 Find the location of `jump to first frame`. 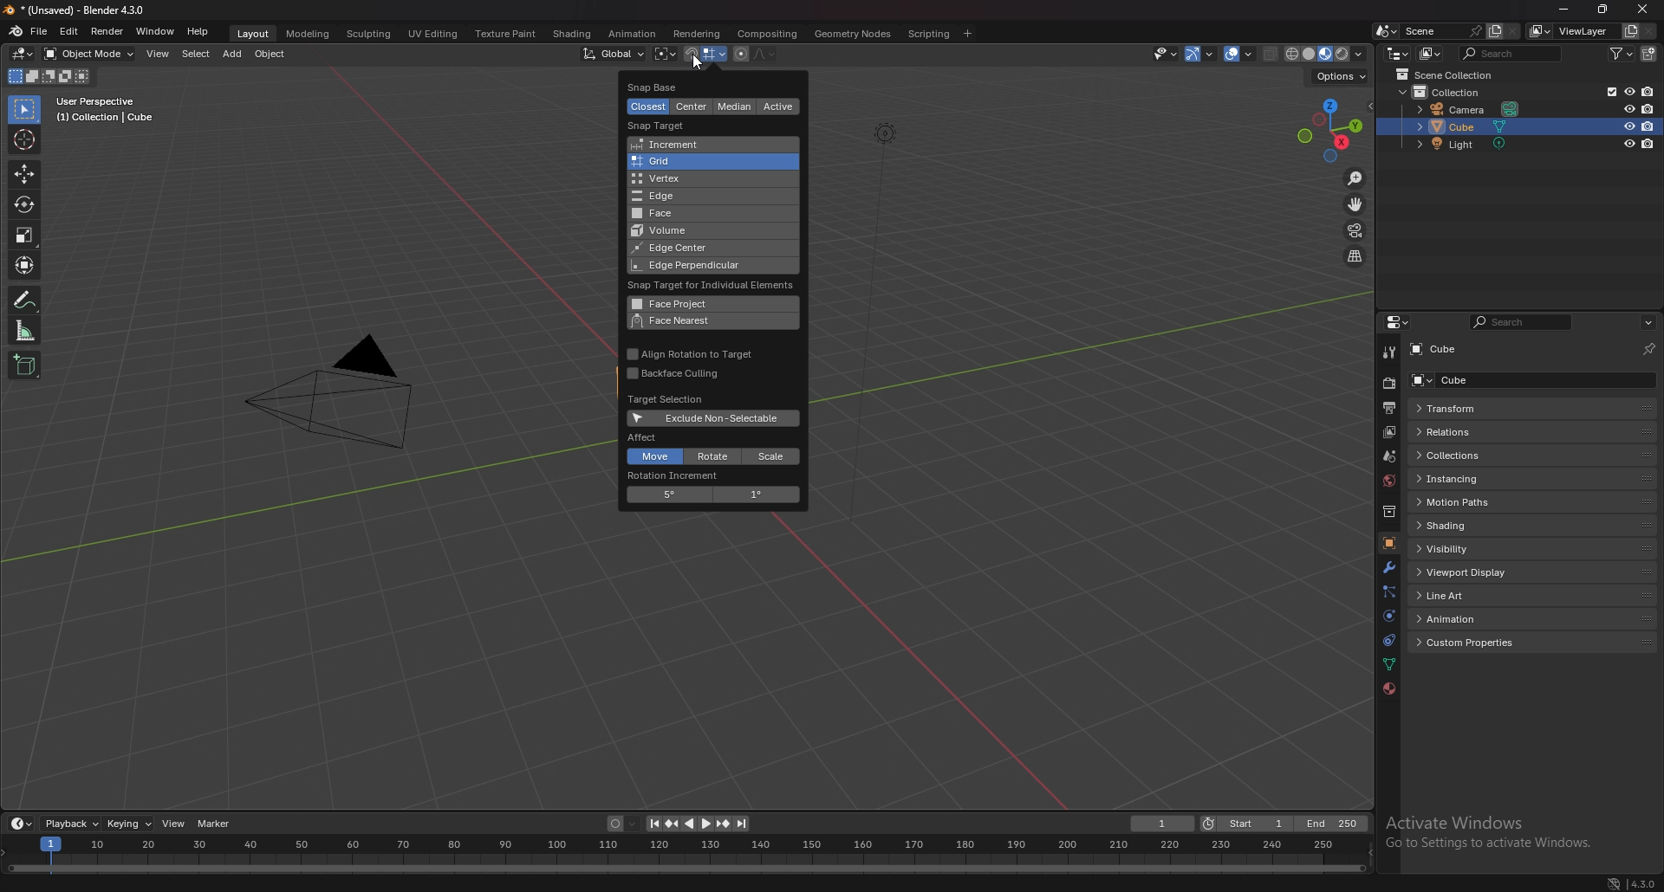

jump to first frame is located at coordinates (654, 824).